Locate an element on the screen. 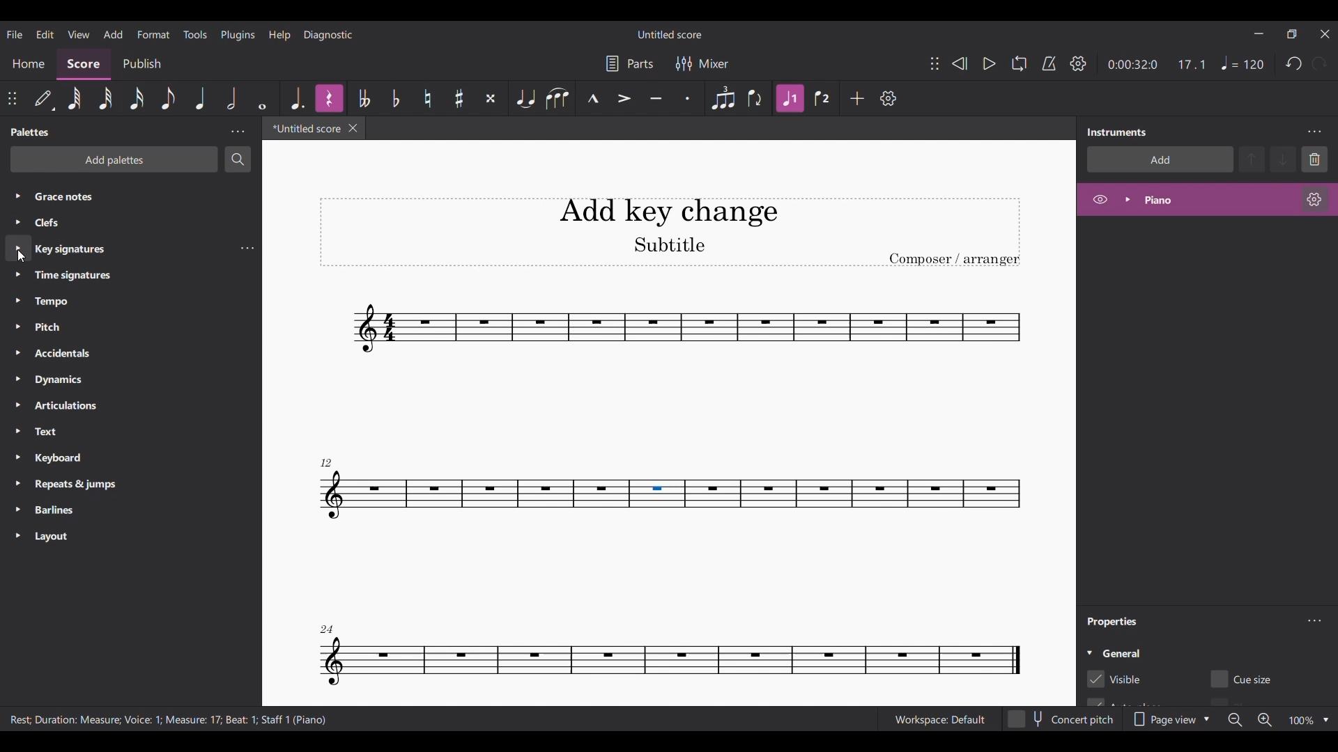 The image size is (1338, 752). Close current score is located at coordinates (353, 127).